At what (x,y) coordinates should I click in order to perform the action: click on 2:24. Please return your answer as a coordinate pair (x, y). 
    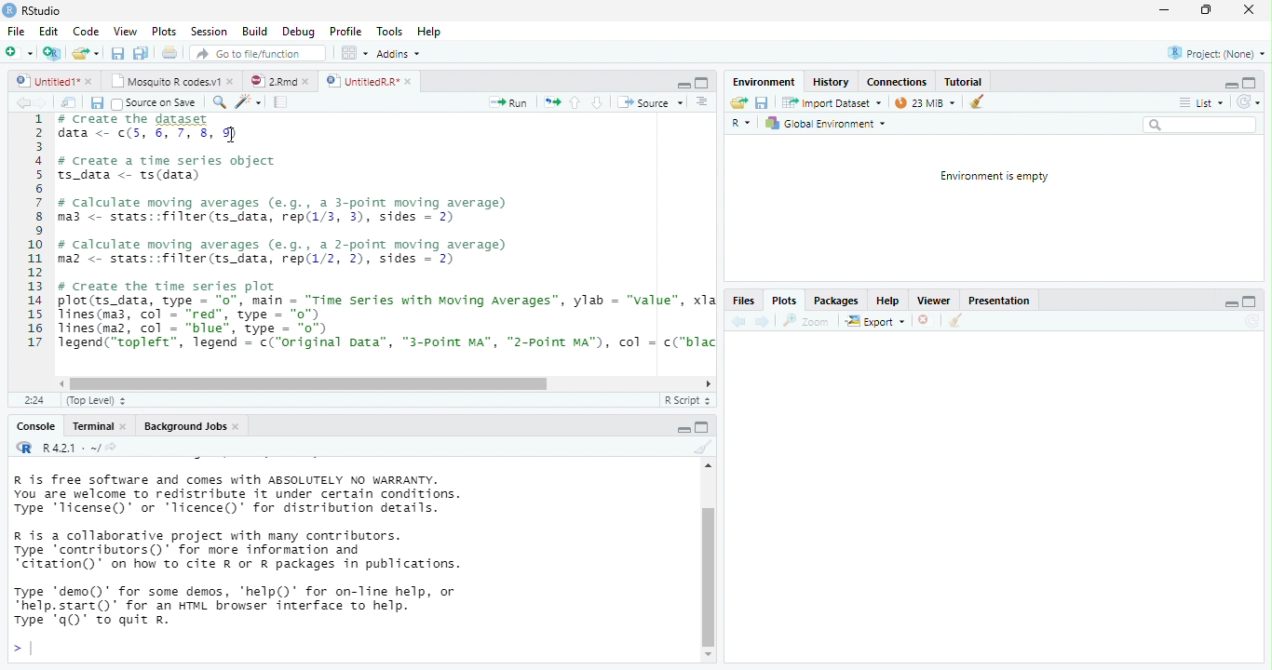
    Looking at the image, I should click on (34, 401).